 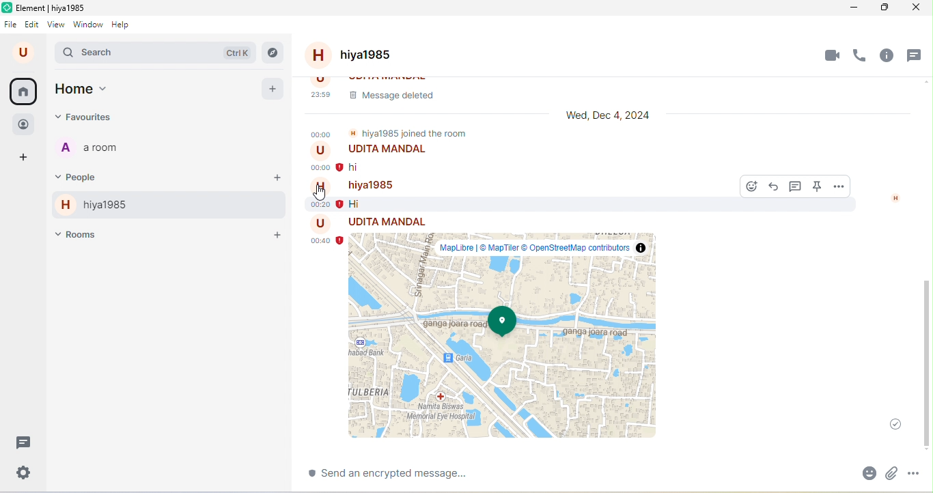 What do you see at coordinates (830, 55) in the screenshot?
I see `video call` at bounding box center [830, 55].